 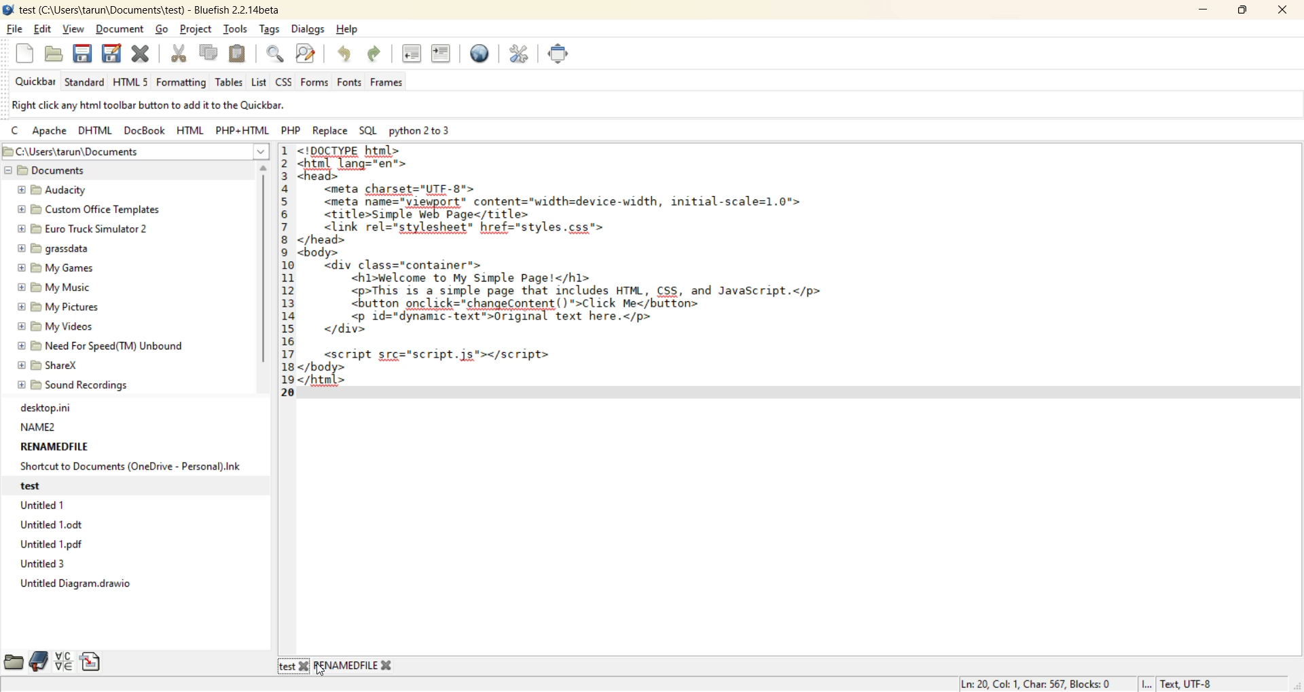 What do you see at coordinates (123, 28) in the screenshot?
I see `document` at bounding box center [123, 28].